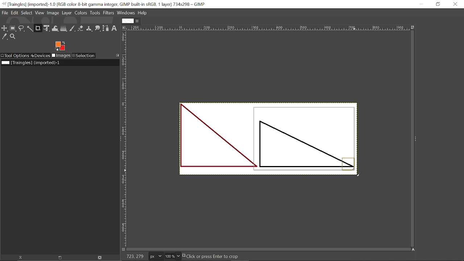 Image resolution: width=464 pixels, height=261 pixels. I want to click on Zoom took, so click(13, 37).